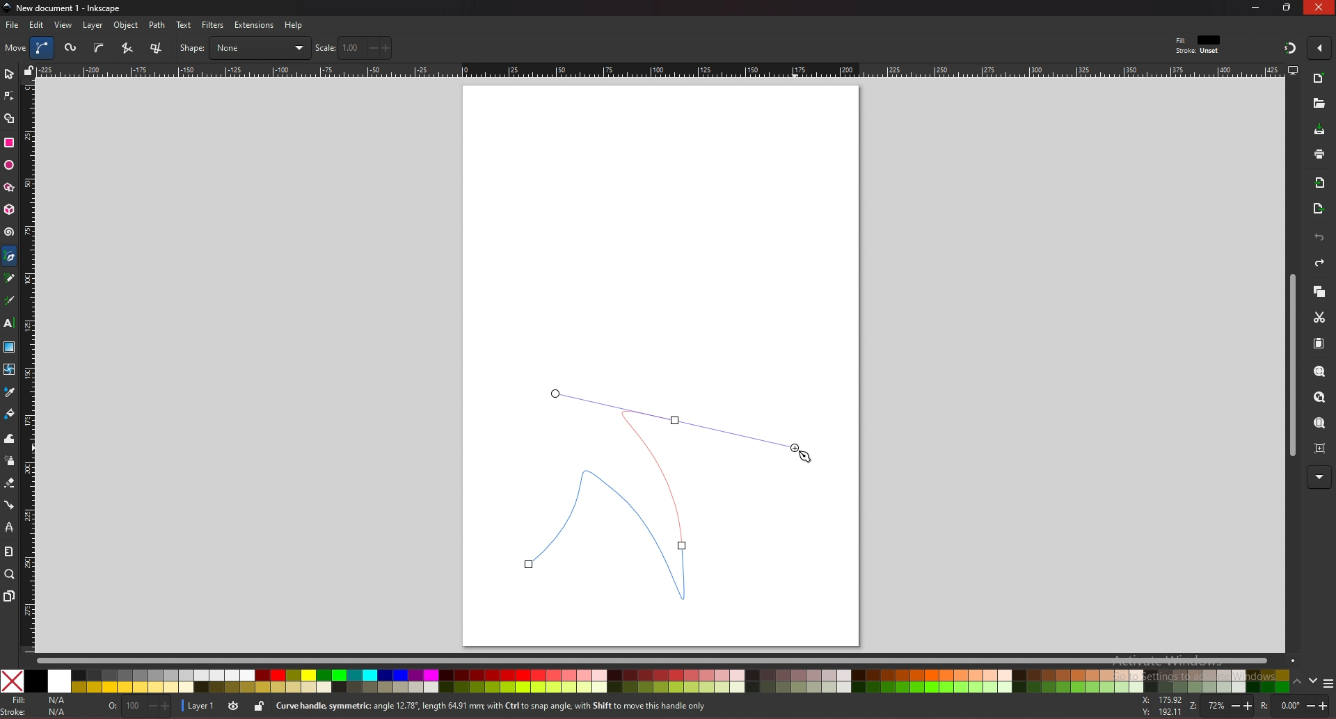 The image size is (1336, 719). I want to click on ellipse, so click(9, 165).